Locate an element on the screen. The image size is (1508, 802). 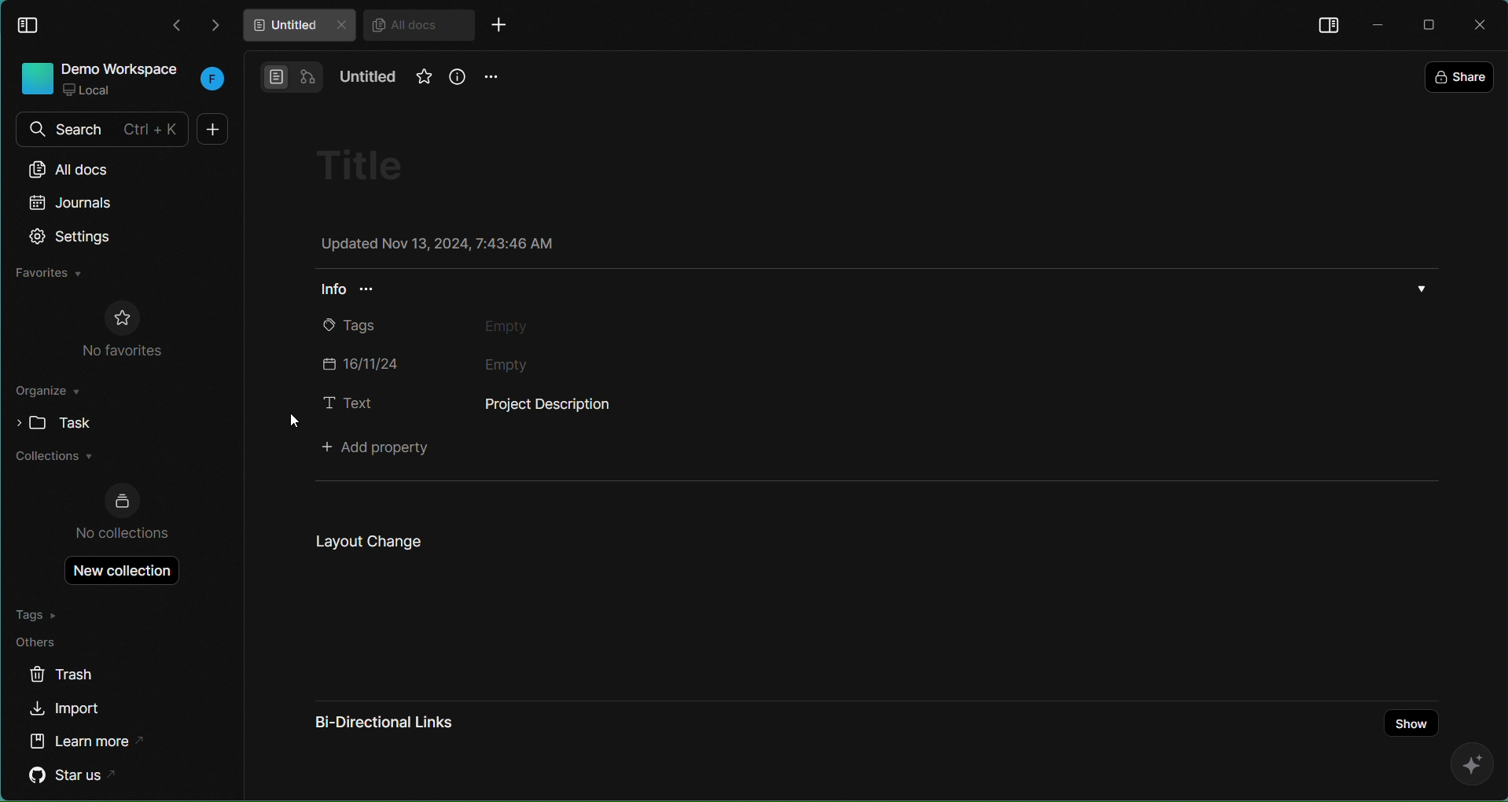
+ is located at coordinates (209, 129).